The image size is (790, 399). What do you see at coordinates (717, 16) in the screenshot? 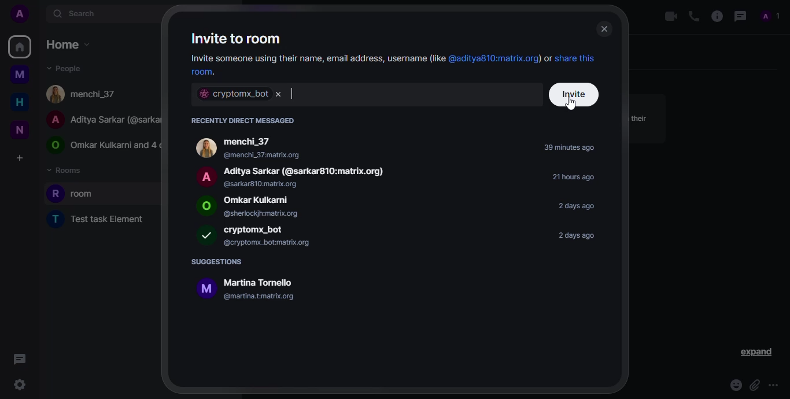
I see `info` at bounding box center [717, 16].